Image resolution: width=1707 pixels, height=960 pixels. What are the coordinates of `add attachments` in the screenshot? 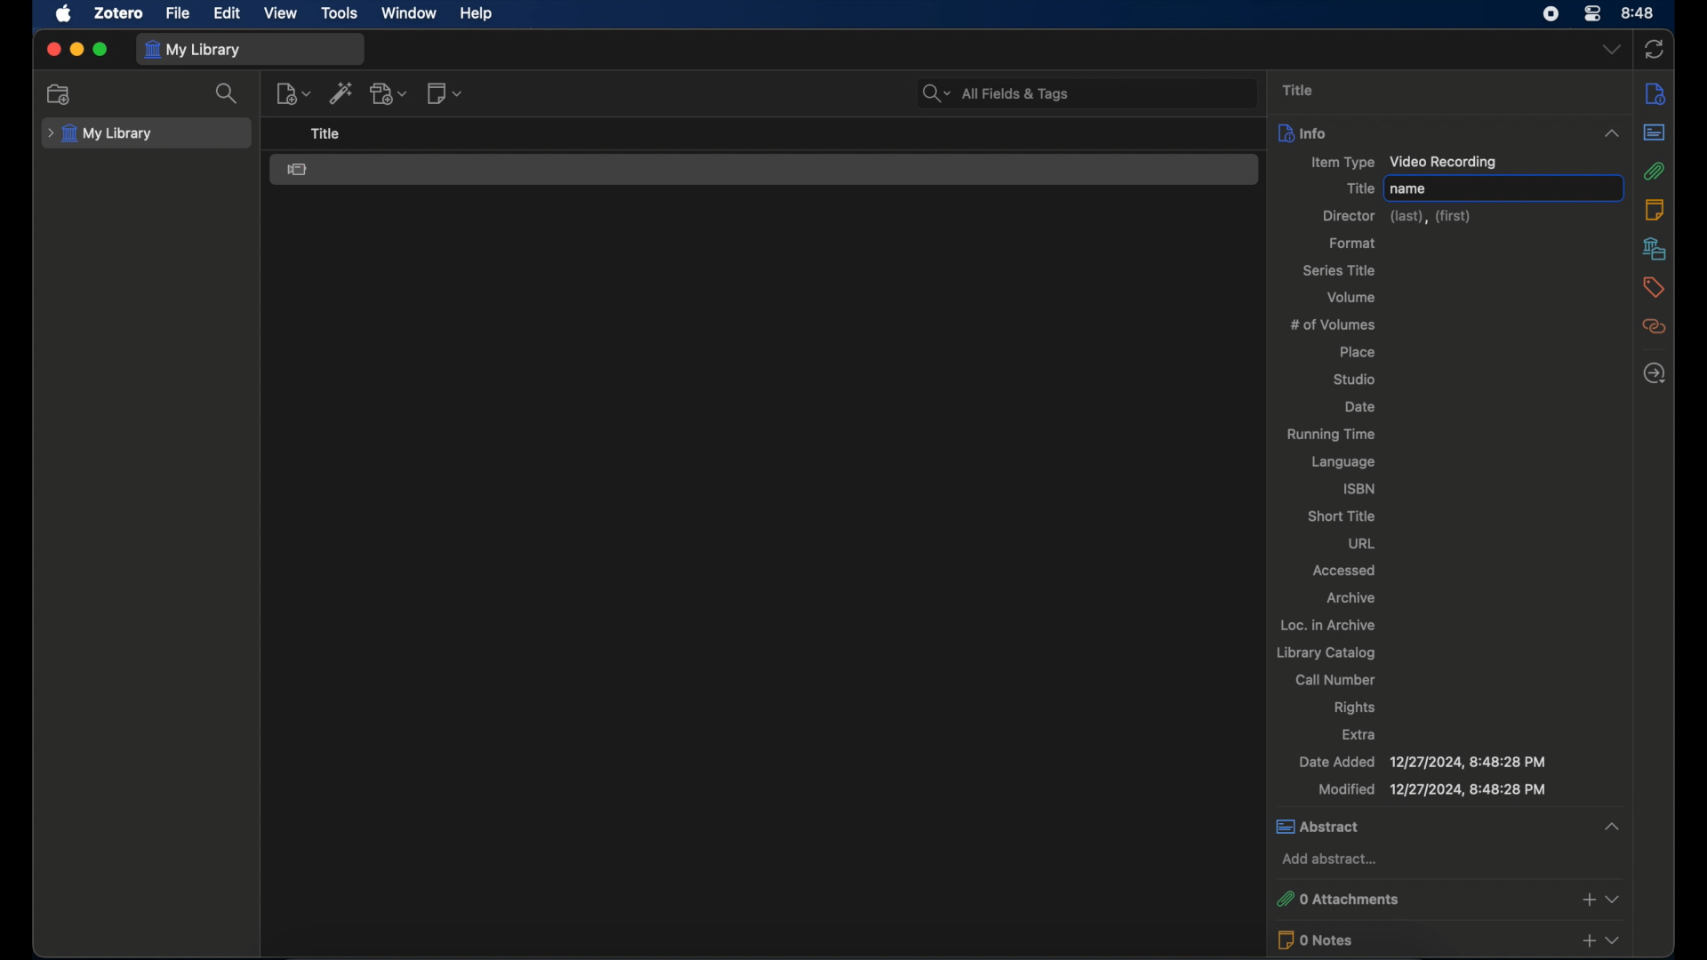 It's located at (1588, 899).